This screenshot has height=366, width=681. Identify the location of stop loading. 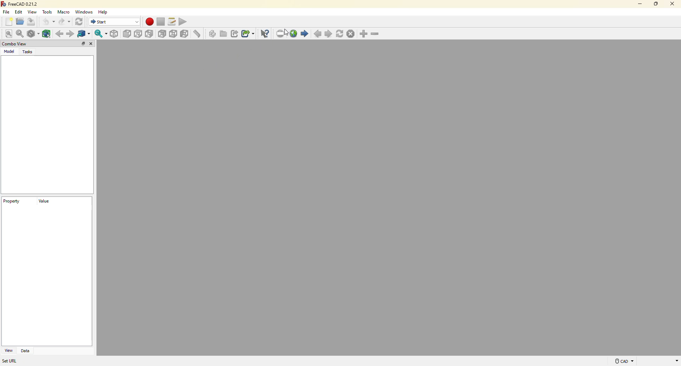
(350, 34).